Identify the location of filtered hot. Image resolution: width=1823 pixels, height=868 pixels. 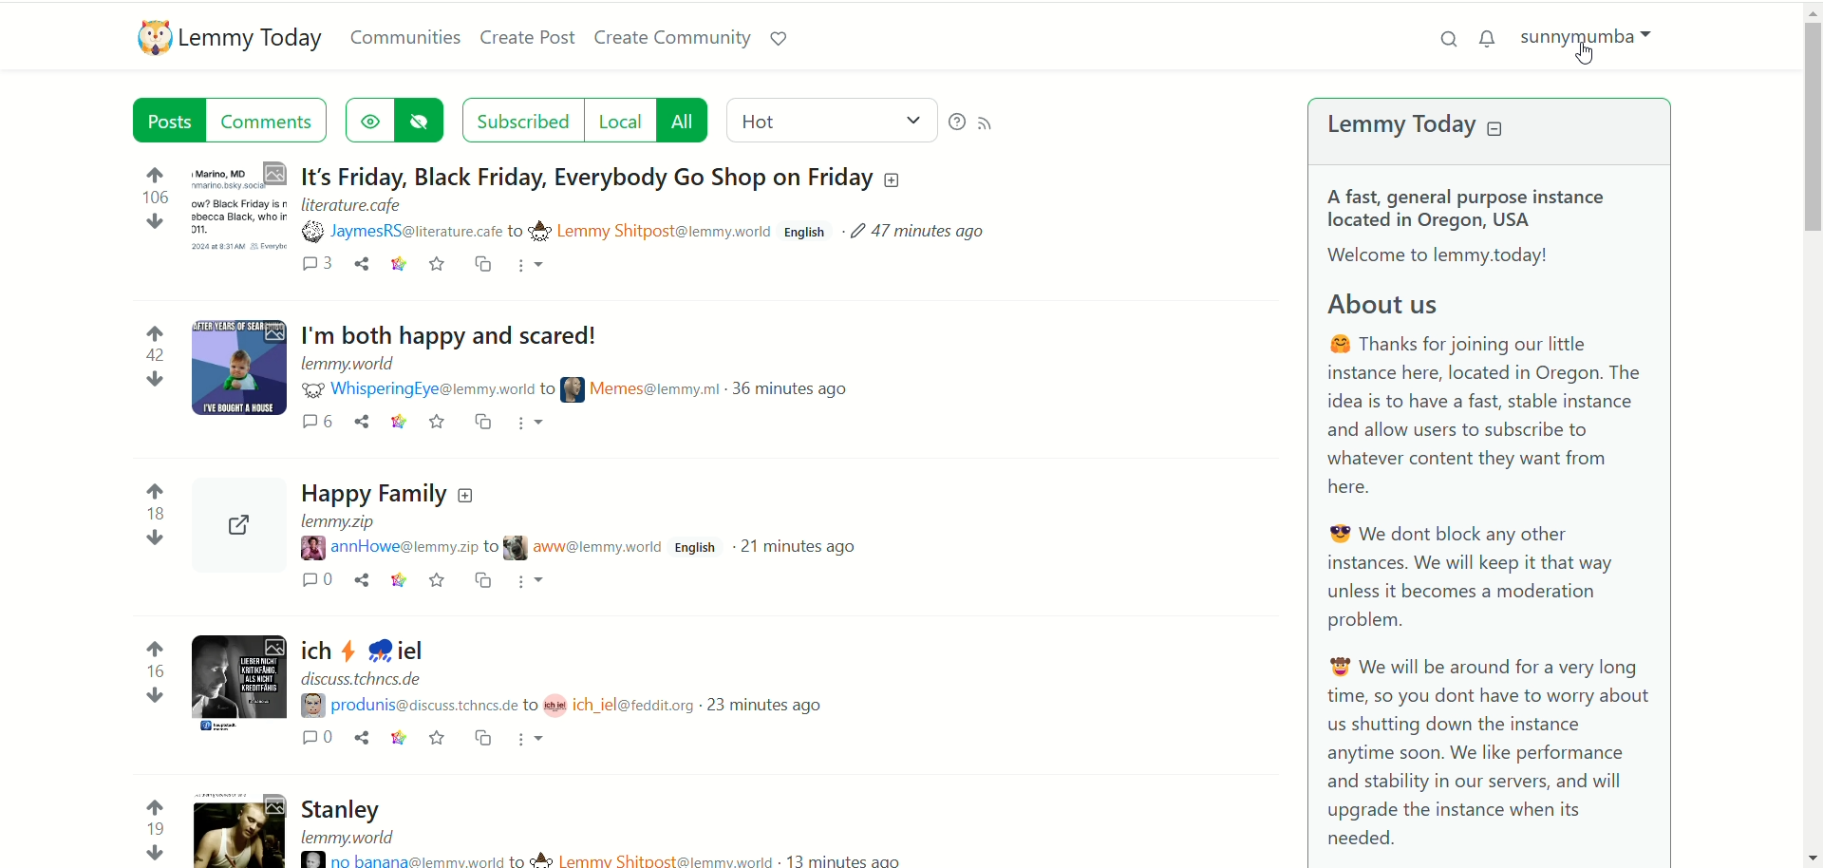
(828, 118).